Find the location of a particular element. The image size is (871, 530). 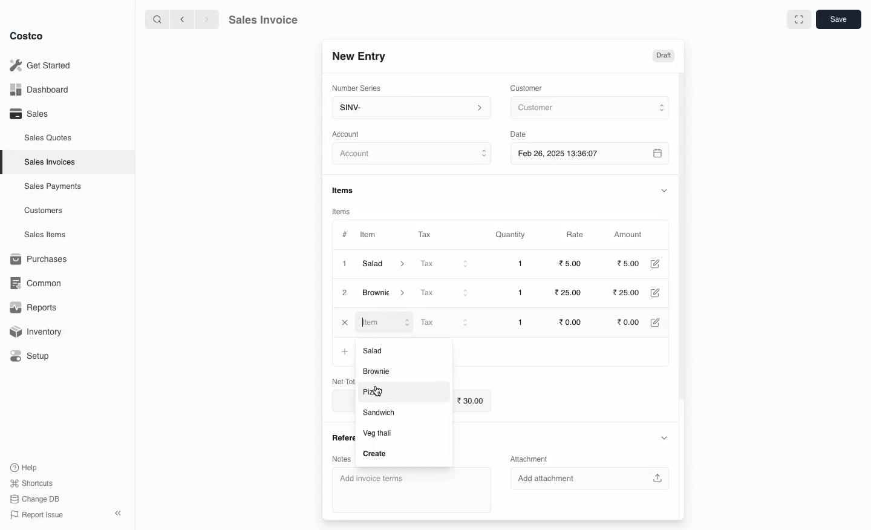

1 is located at coordinates (344, 263).